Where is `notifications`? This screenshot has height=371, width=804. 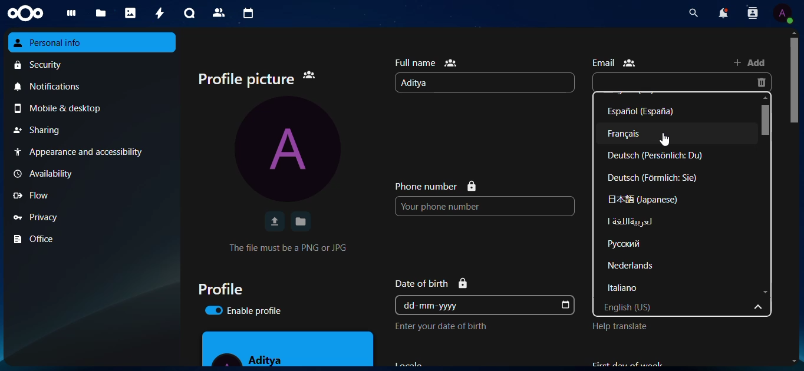 notifications is located at coordinates (53, 88).